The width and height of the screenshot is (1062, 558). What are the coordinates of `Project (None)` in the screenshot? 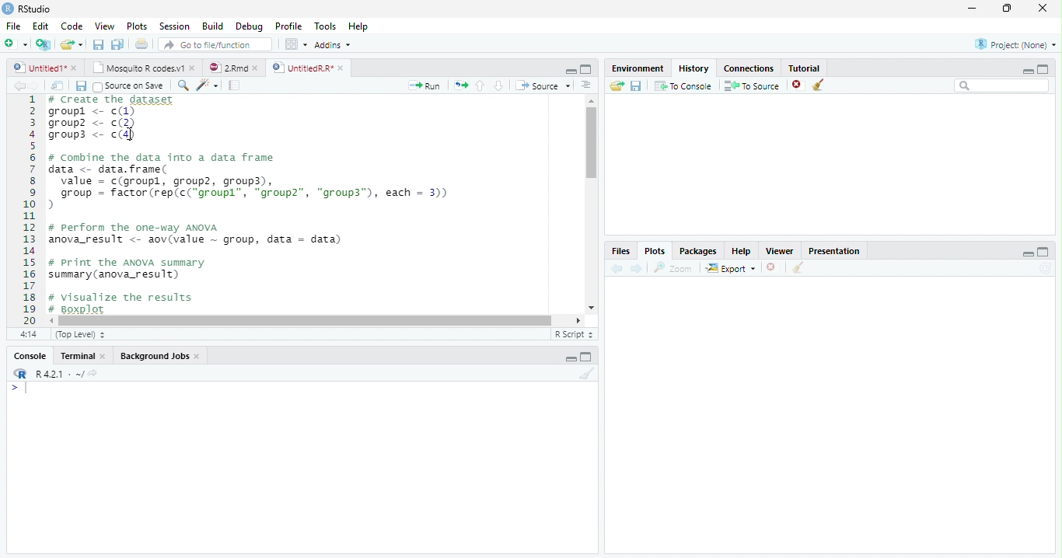 It's located at (1015, 44).